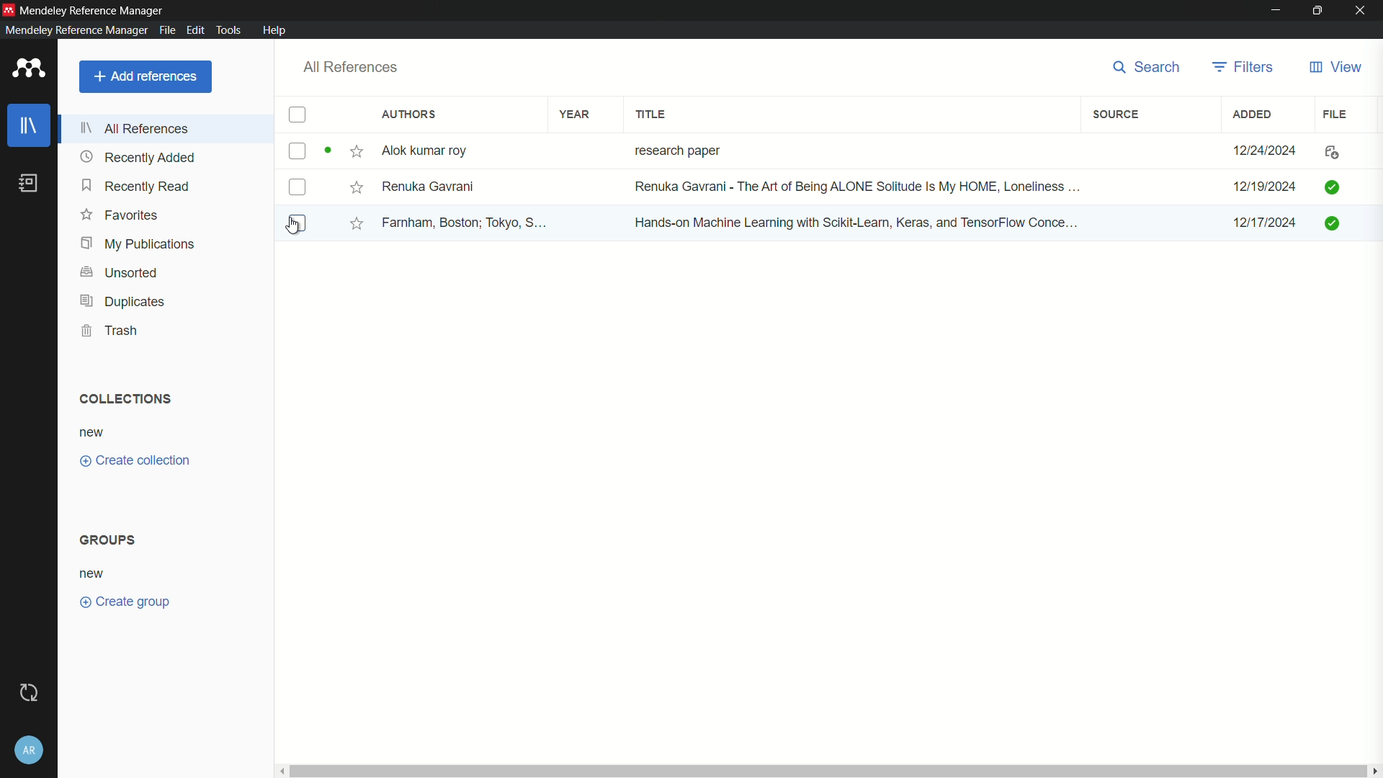  I want to click on checkbox, so click(301, 115).